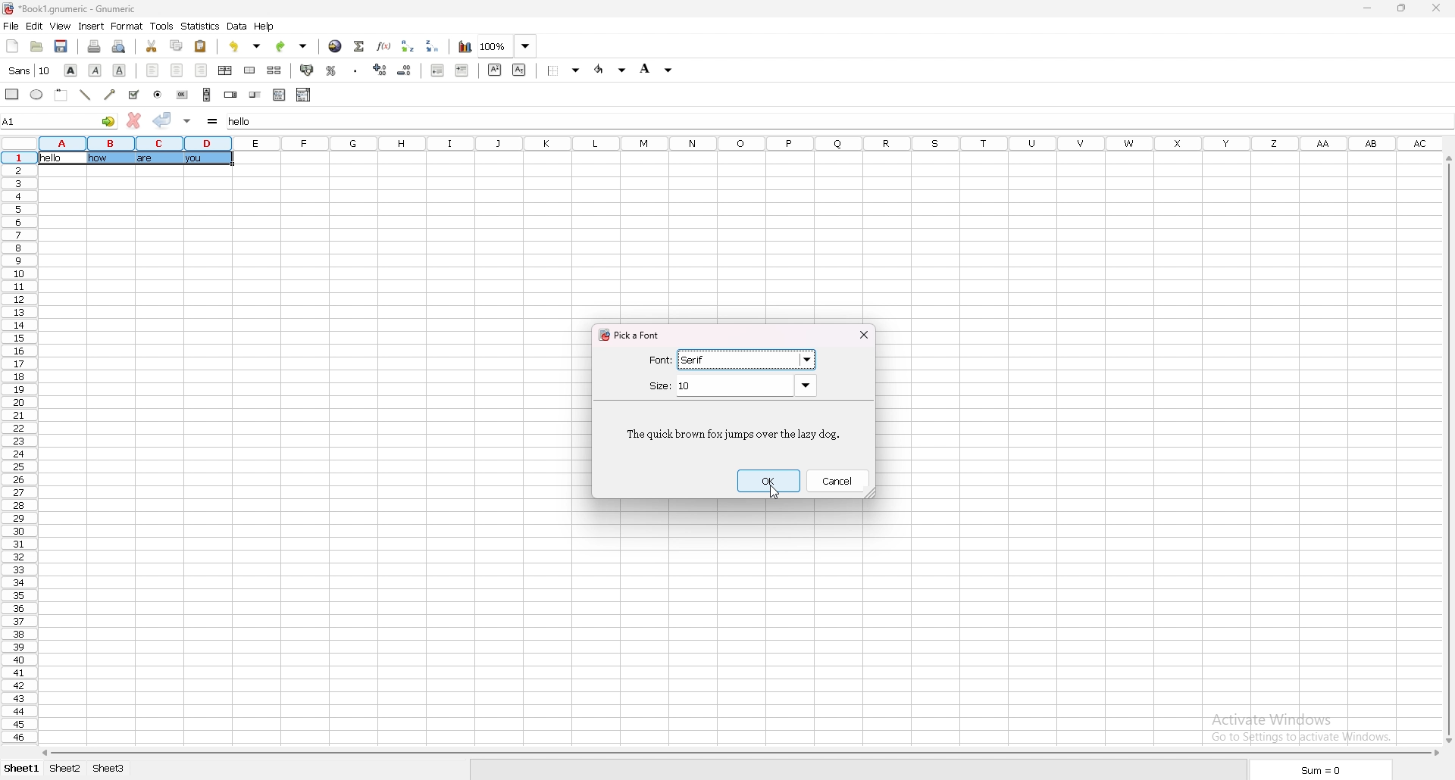 Image resolution: width=1455 pixels, height=780 pixels. I want to click on scroll bar, so click(738, 753).